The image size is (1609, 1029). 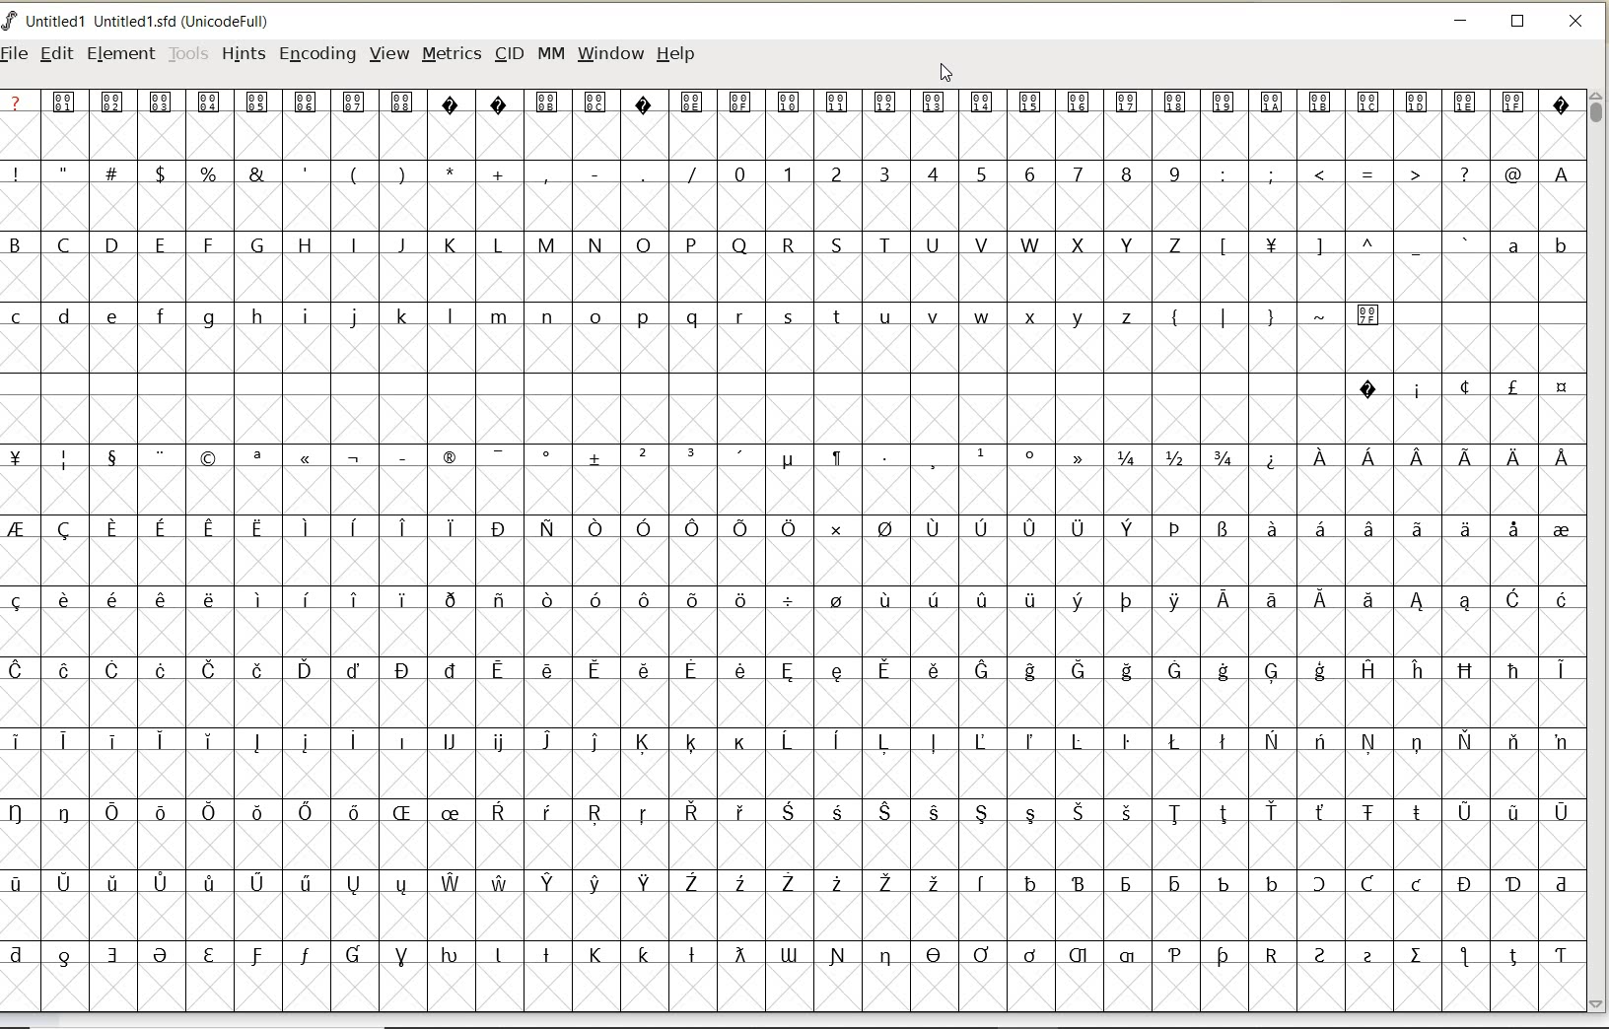 I want to click on METRICS, so click(x=451, y=55).